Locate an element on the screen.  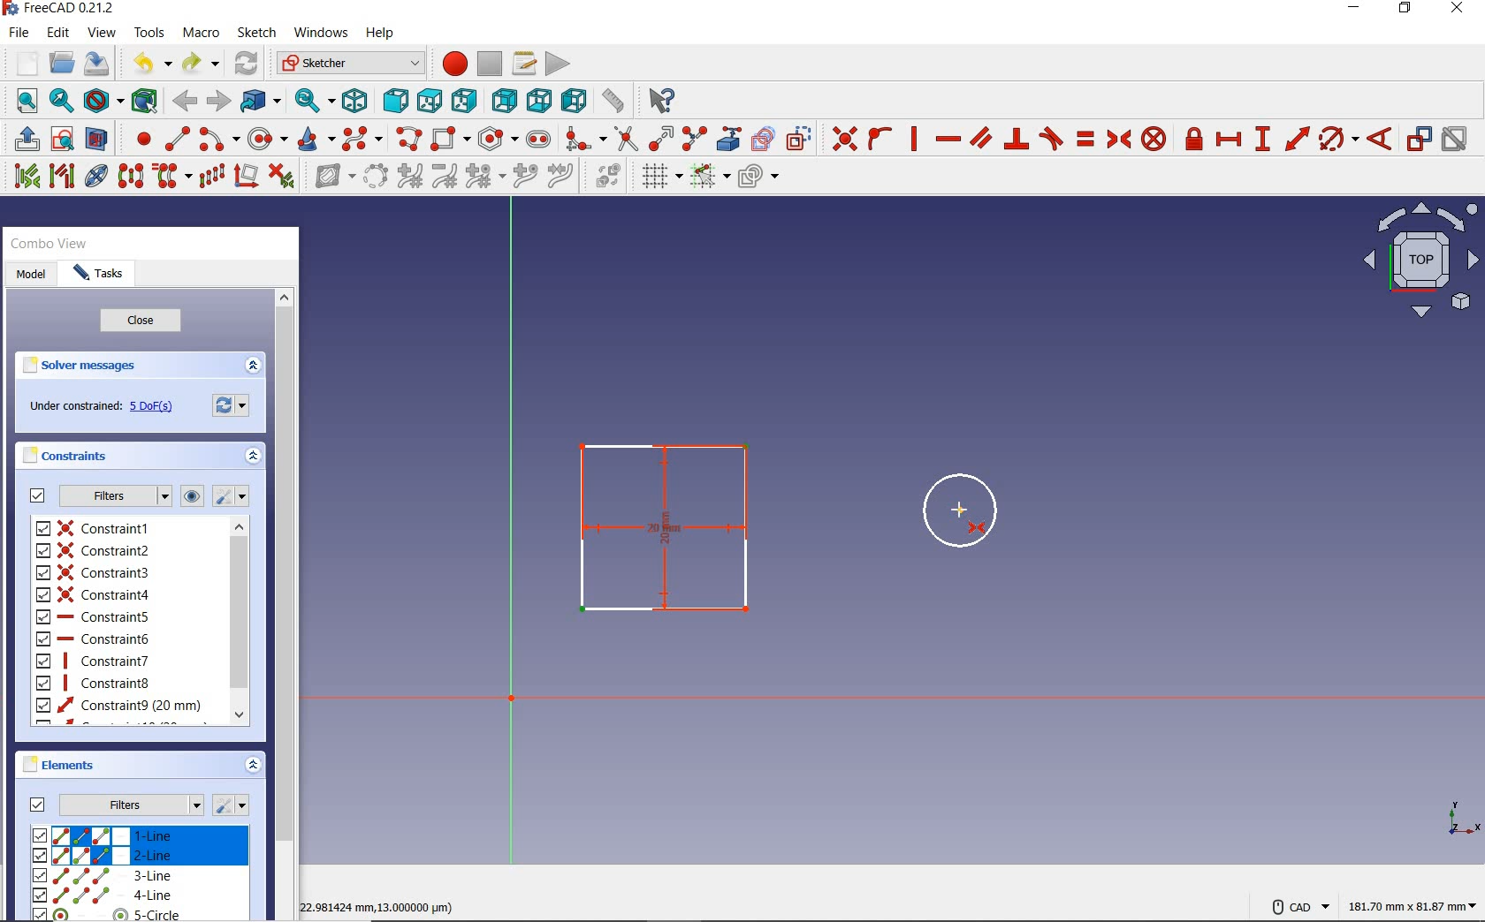
back is located at coordinates (187, 102).